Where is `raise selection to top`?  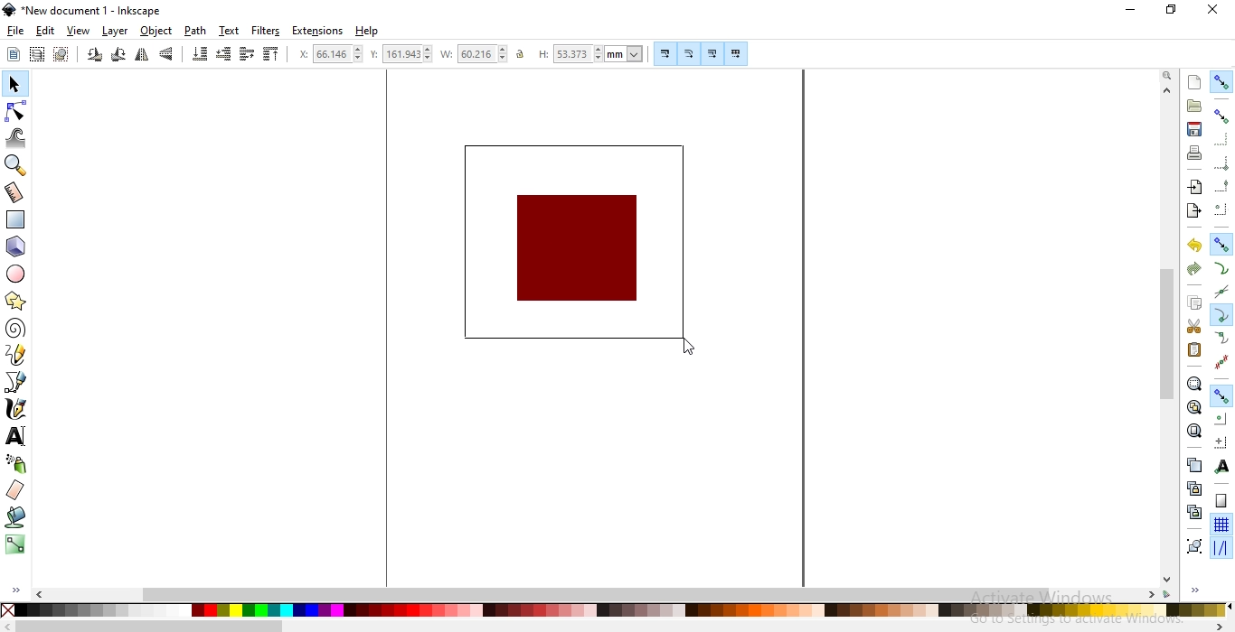
raise selection to top is located at coordinates (269, 55).